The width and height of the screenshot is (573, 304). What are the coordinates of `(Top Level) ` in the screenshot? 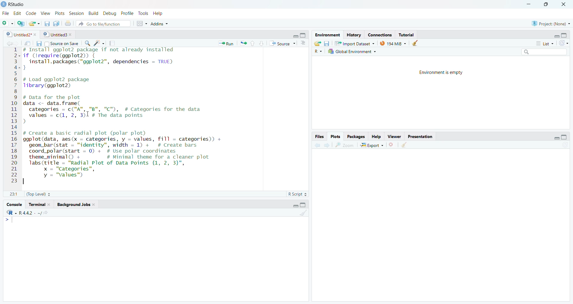 It's located at (39, 194).